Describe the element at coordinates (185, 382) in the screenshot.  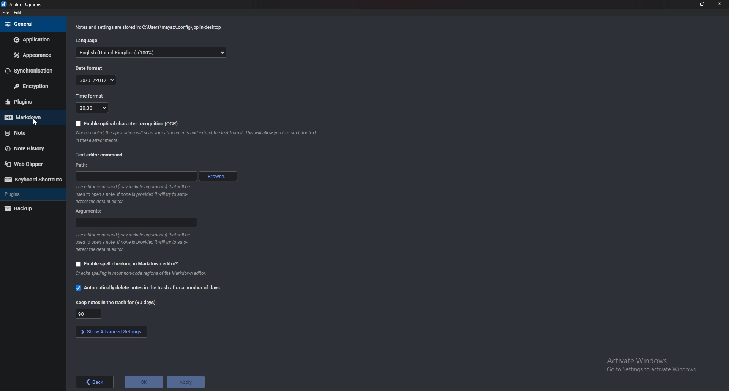
I see `apply` at that location.